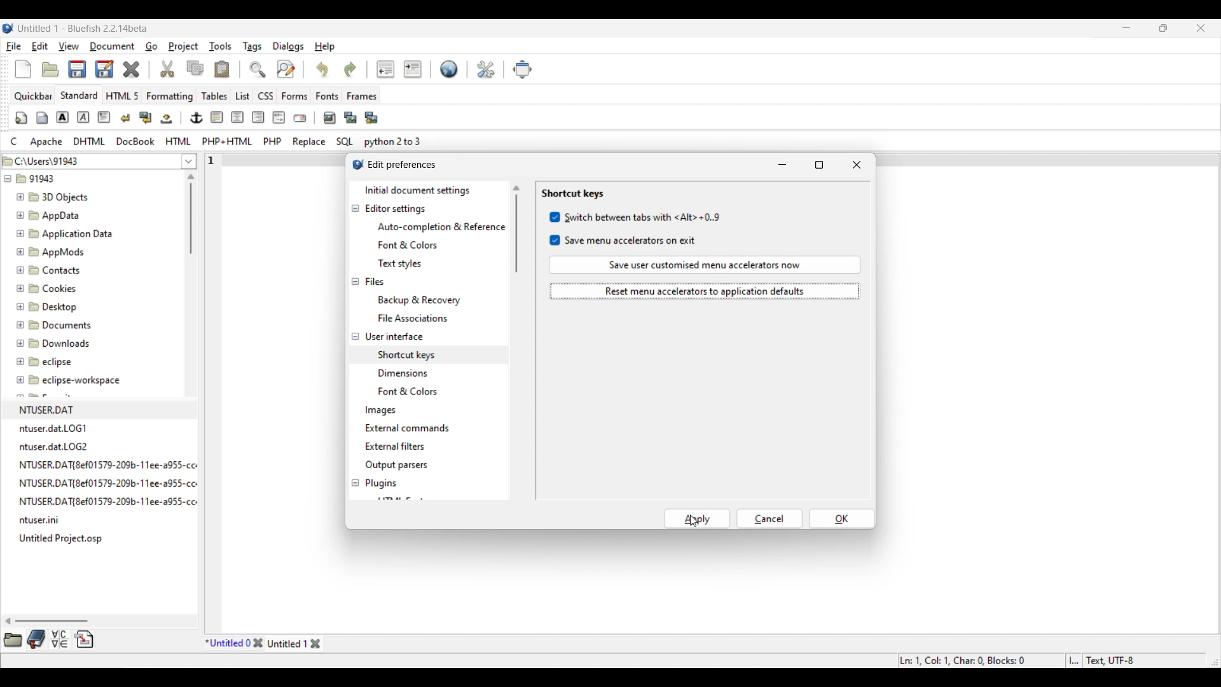 This screenshot has width=1221, height=687. What do you see at coordinates (45, 361) in the screenshot?
I see `®B eclipse` at bounding box center [45, 361].